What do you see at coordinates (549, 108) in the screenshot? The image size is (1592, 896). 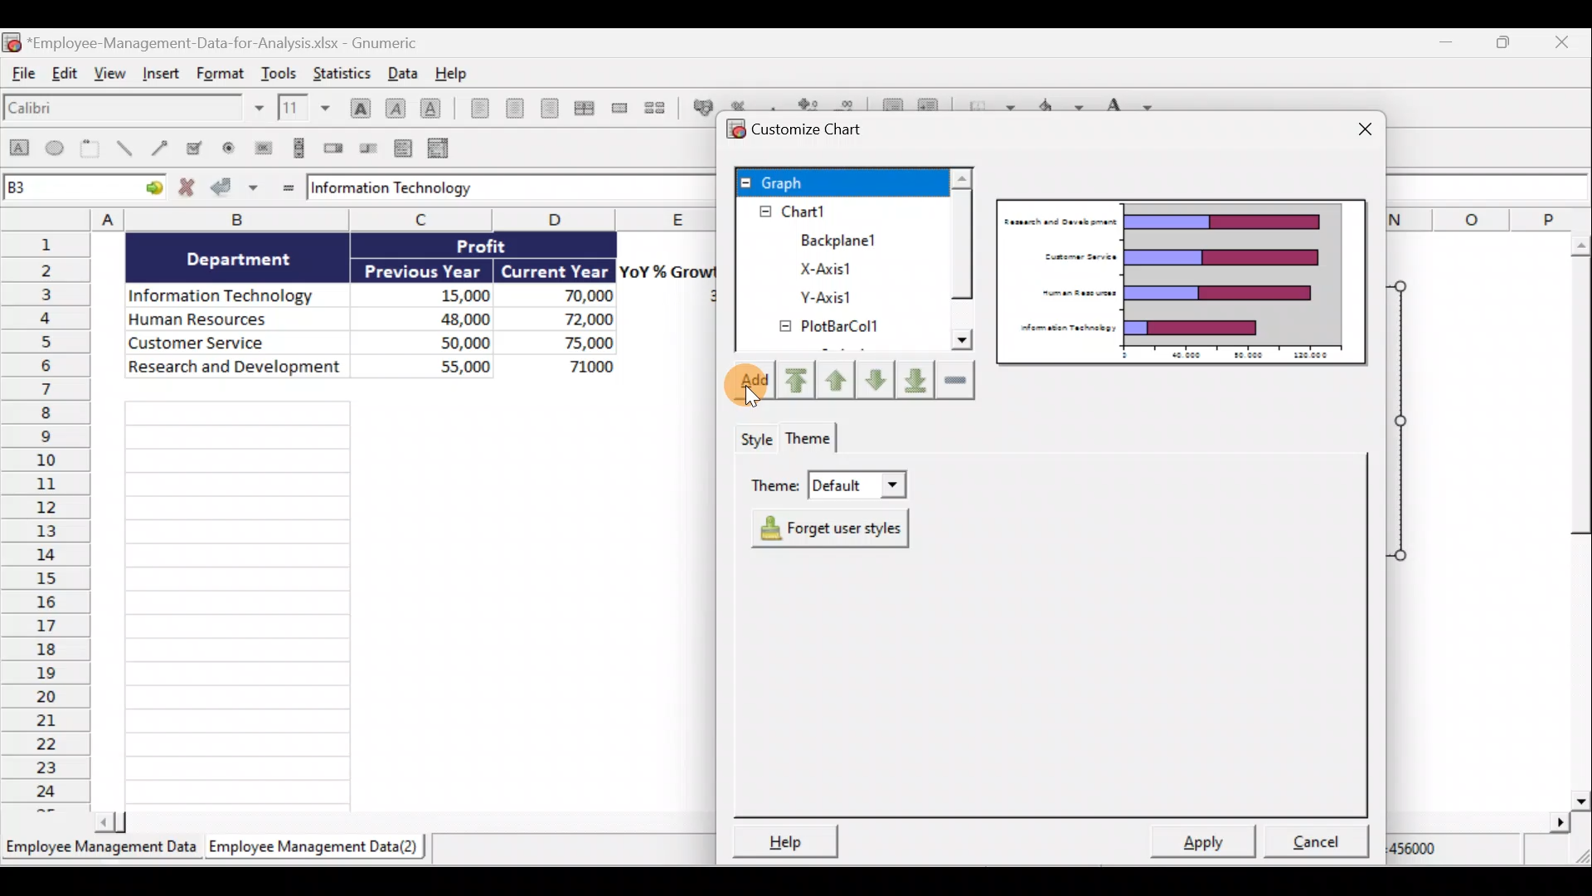 I see `Align right` at bounding box center [549, 108].